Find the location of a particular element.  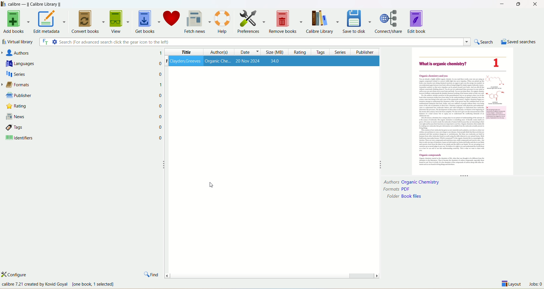

configure is located at coordinates (19, 275).